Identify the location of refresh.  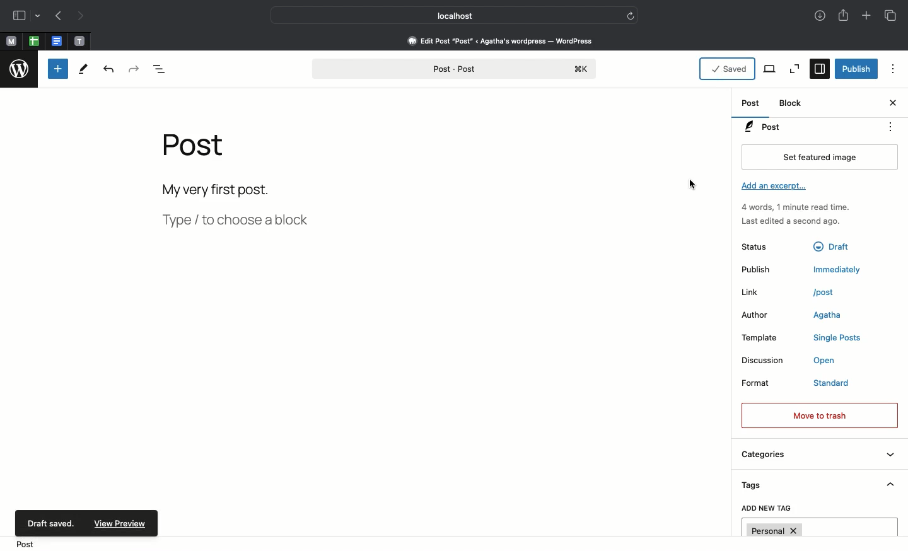
(632, 14).